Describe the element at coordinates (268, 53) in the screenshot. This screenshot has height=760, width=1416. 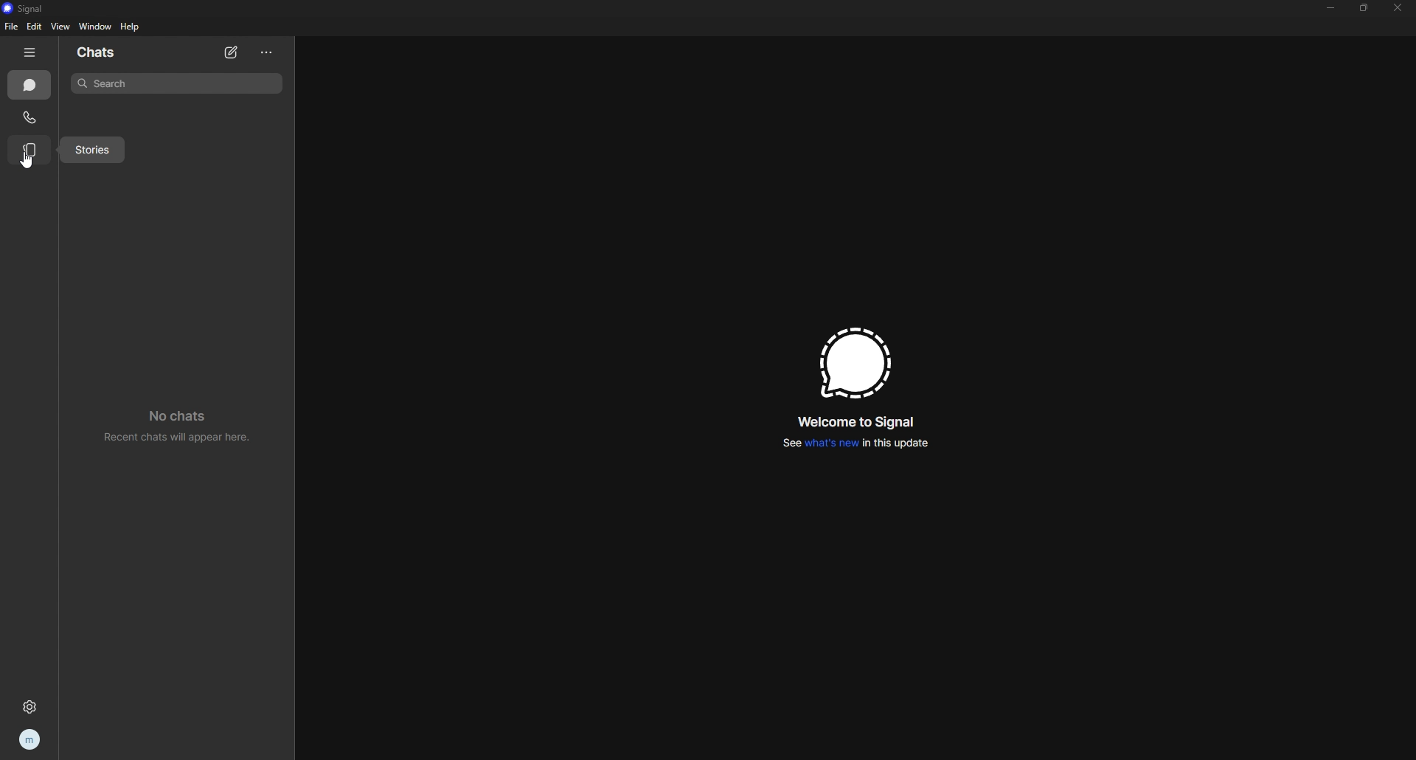
I see `options` at that location.